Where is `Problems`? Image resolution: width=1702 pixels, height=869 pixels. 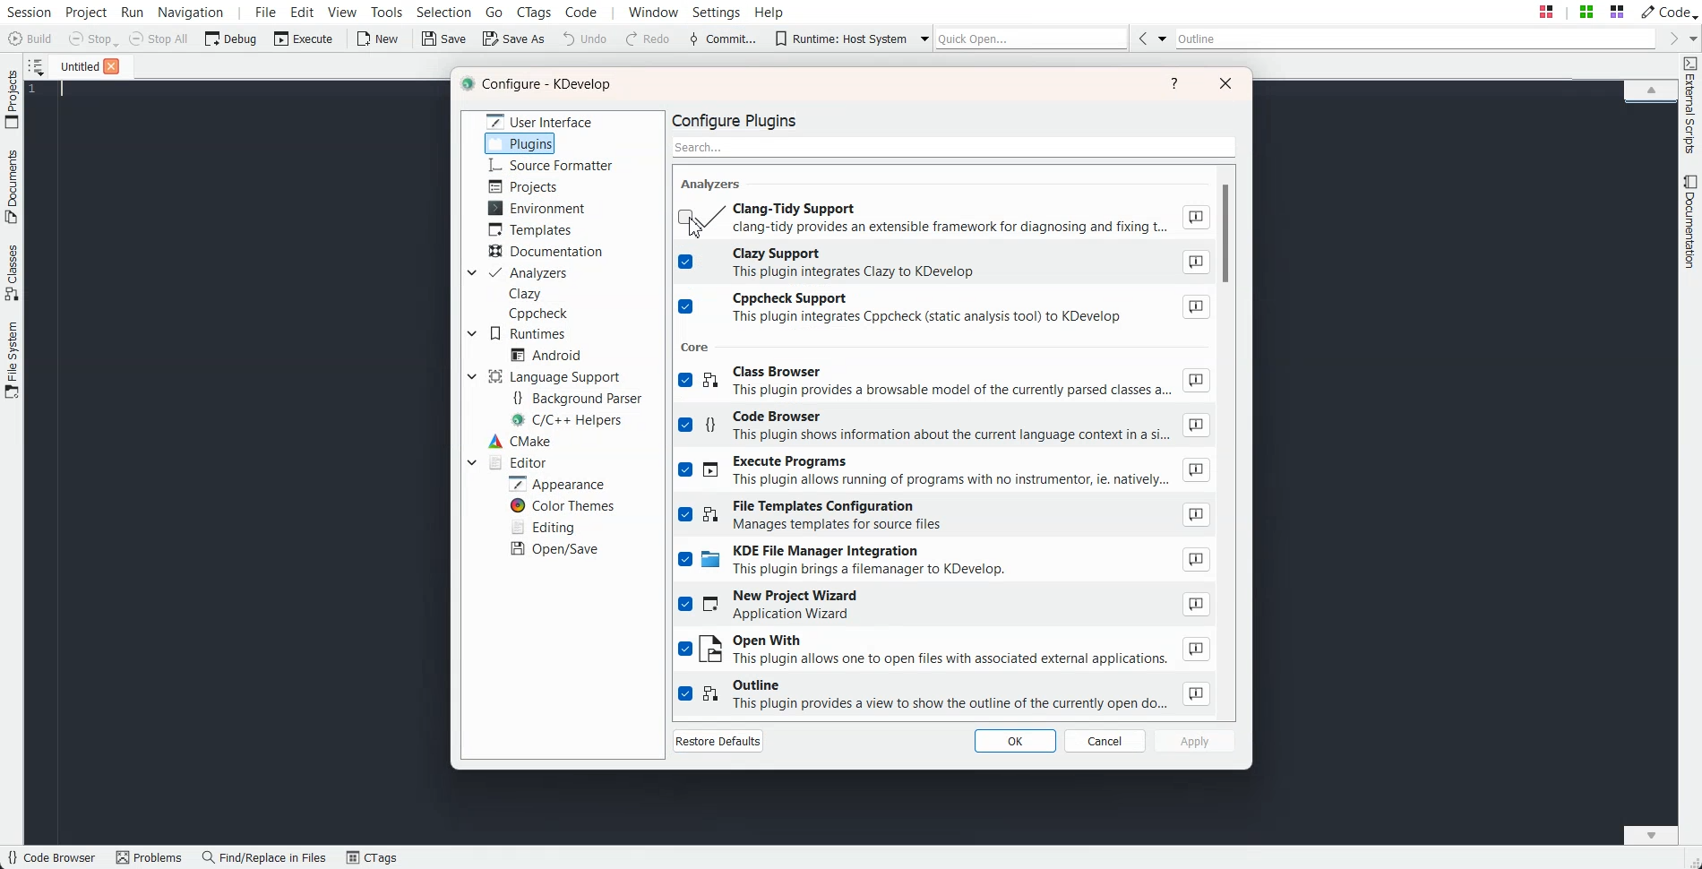 Problems is located at coordinates (149, 858).